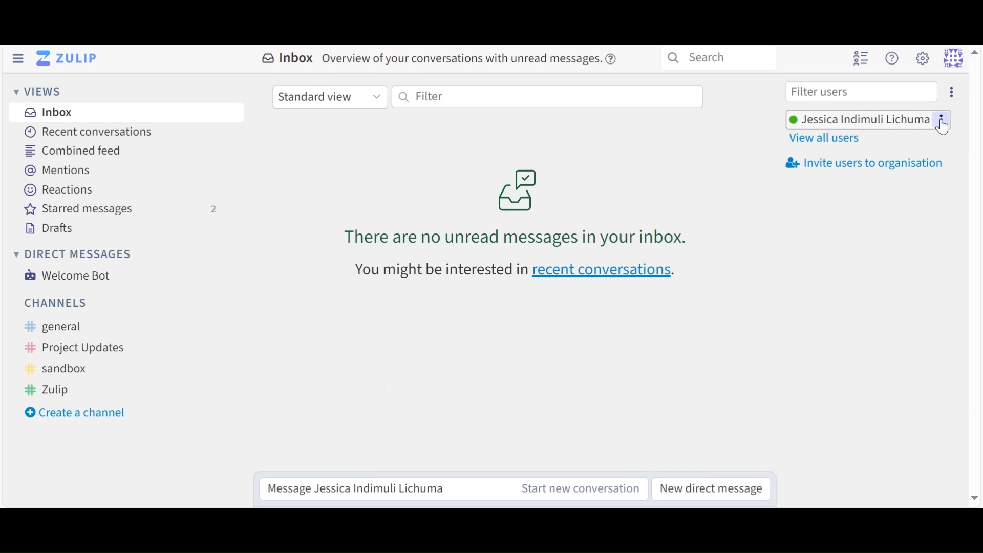 The image size is (983, 553). What do you see at coordinates (76, 348) in the screenshot?
I see `project updates` at bounding box center [76, 348].